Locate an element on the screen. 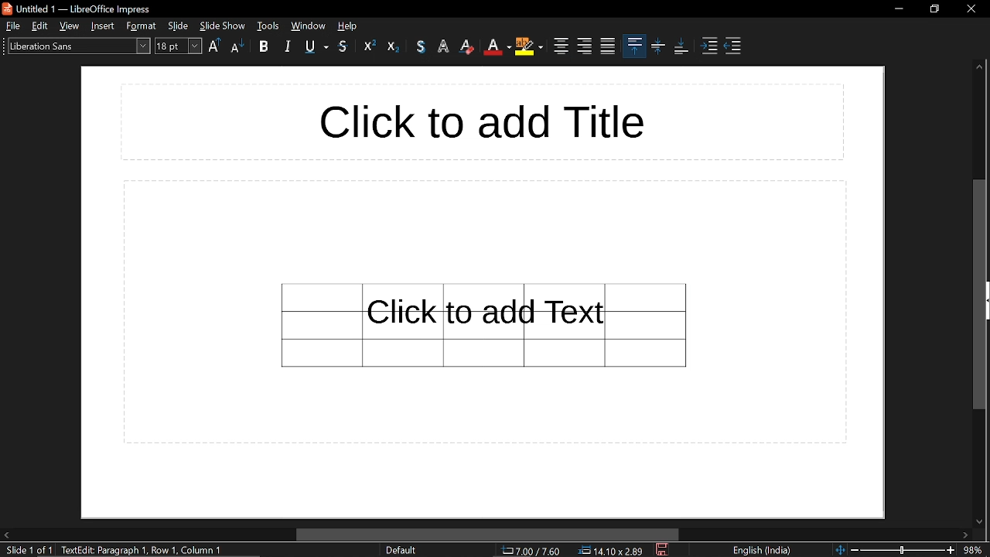 This screenshot has width=990, height=557. view is located at coordinates (70, 26).